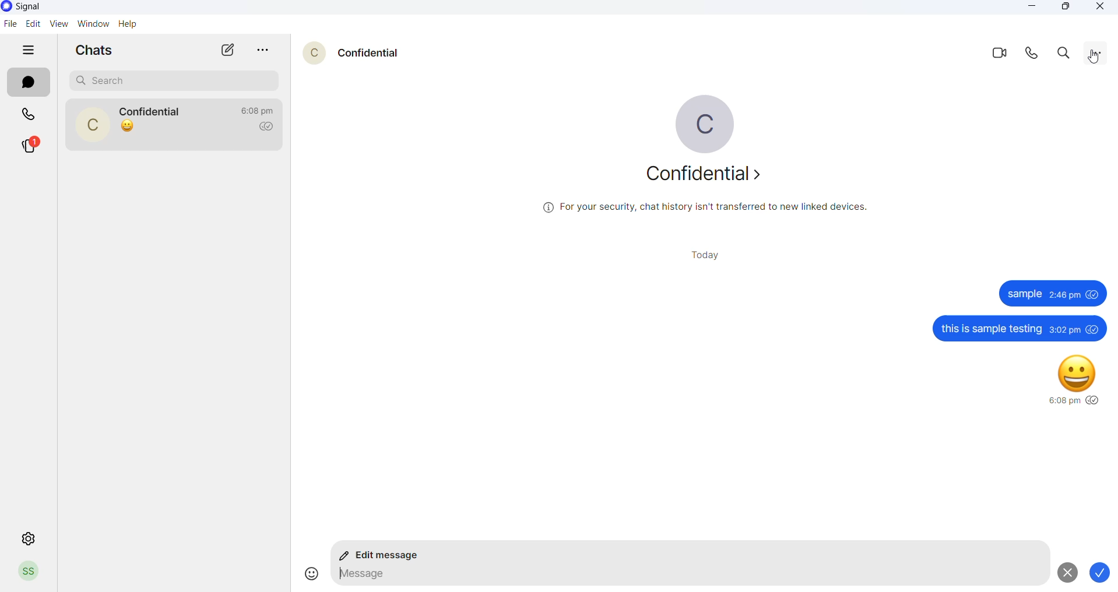 This screenshot has height=592, width=1118. I want to click on last message time, so click(258, 110).